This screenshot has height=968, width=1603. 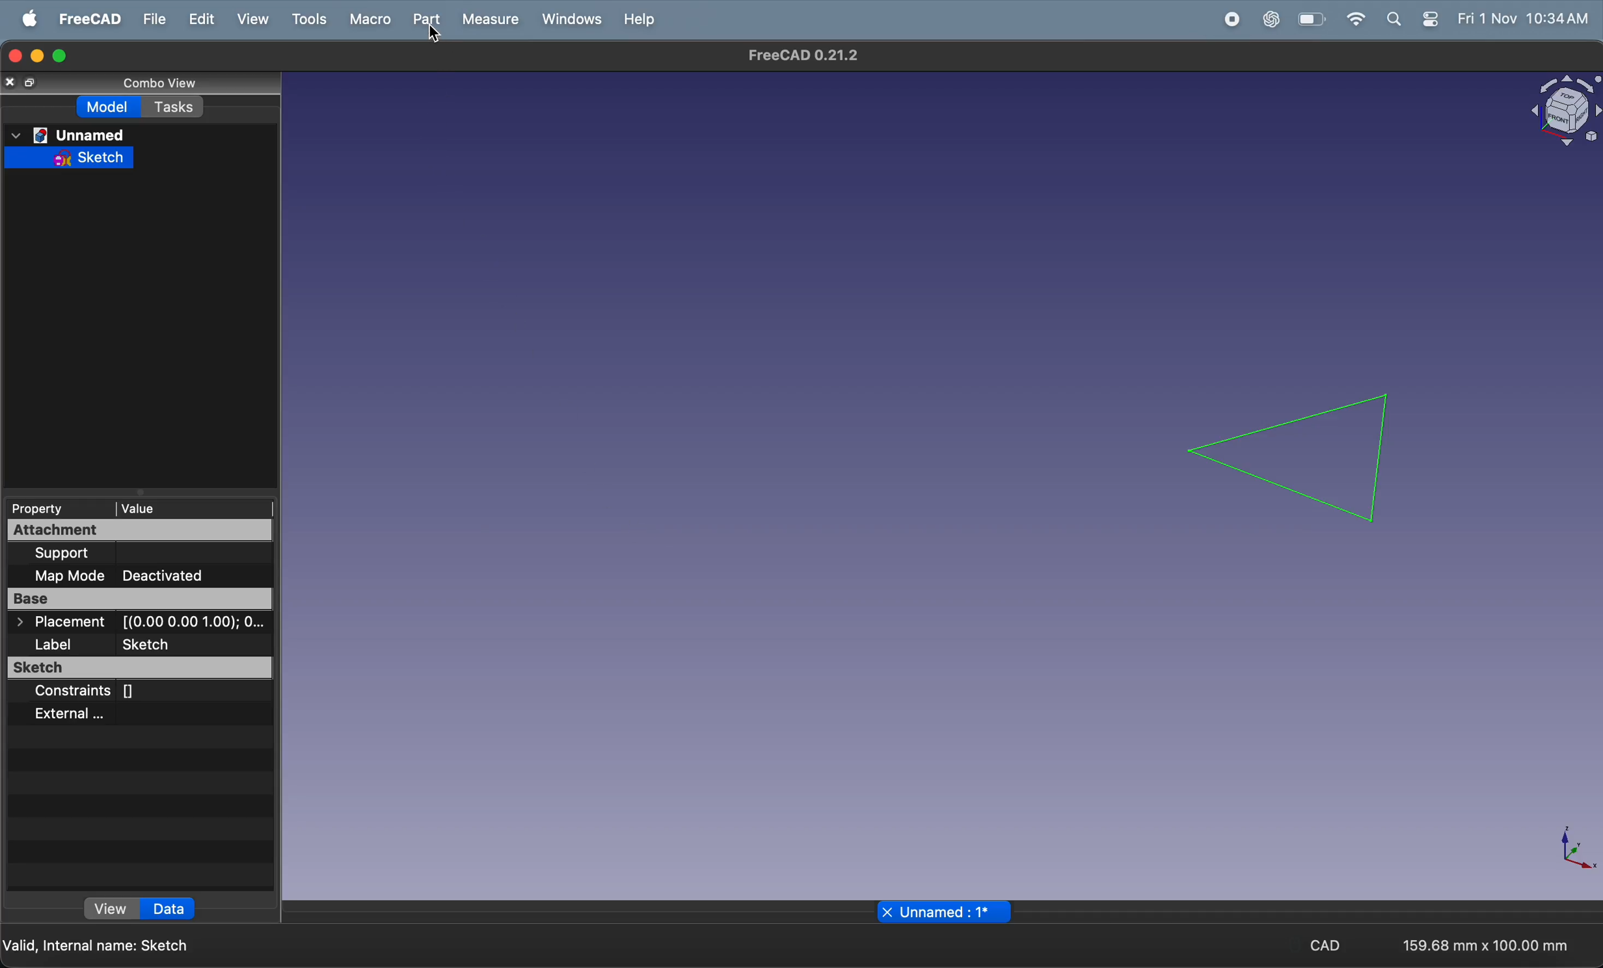 What do you see at coordinates (141, 669) in the screenshot?
I see `sketch` at bounding box center [141, 669].